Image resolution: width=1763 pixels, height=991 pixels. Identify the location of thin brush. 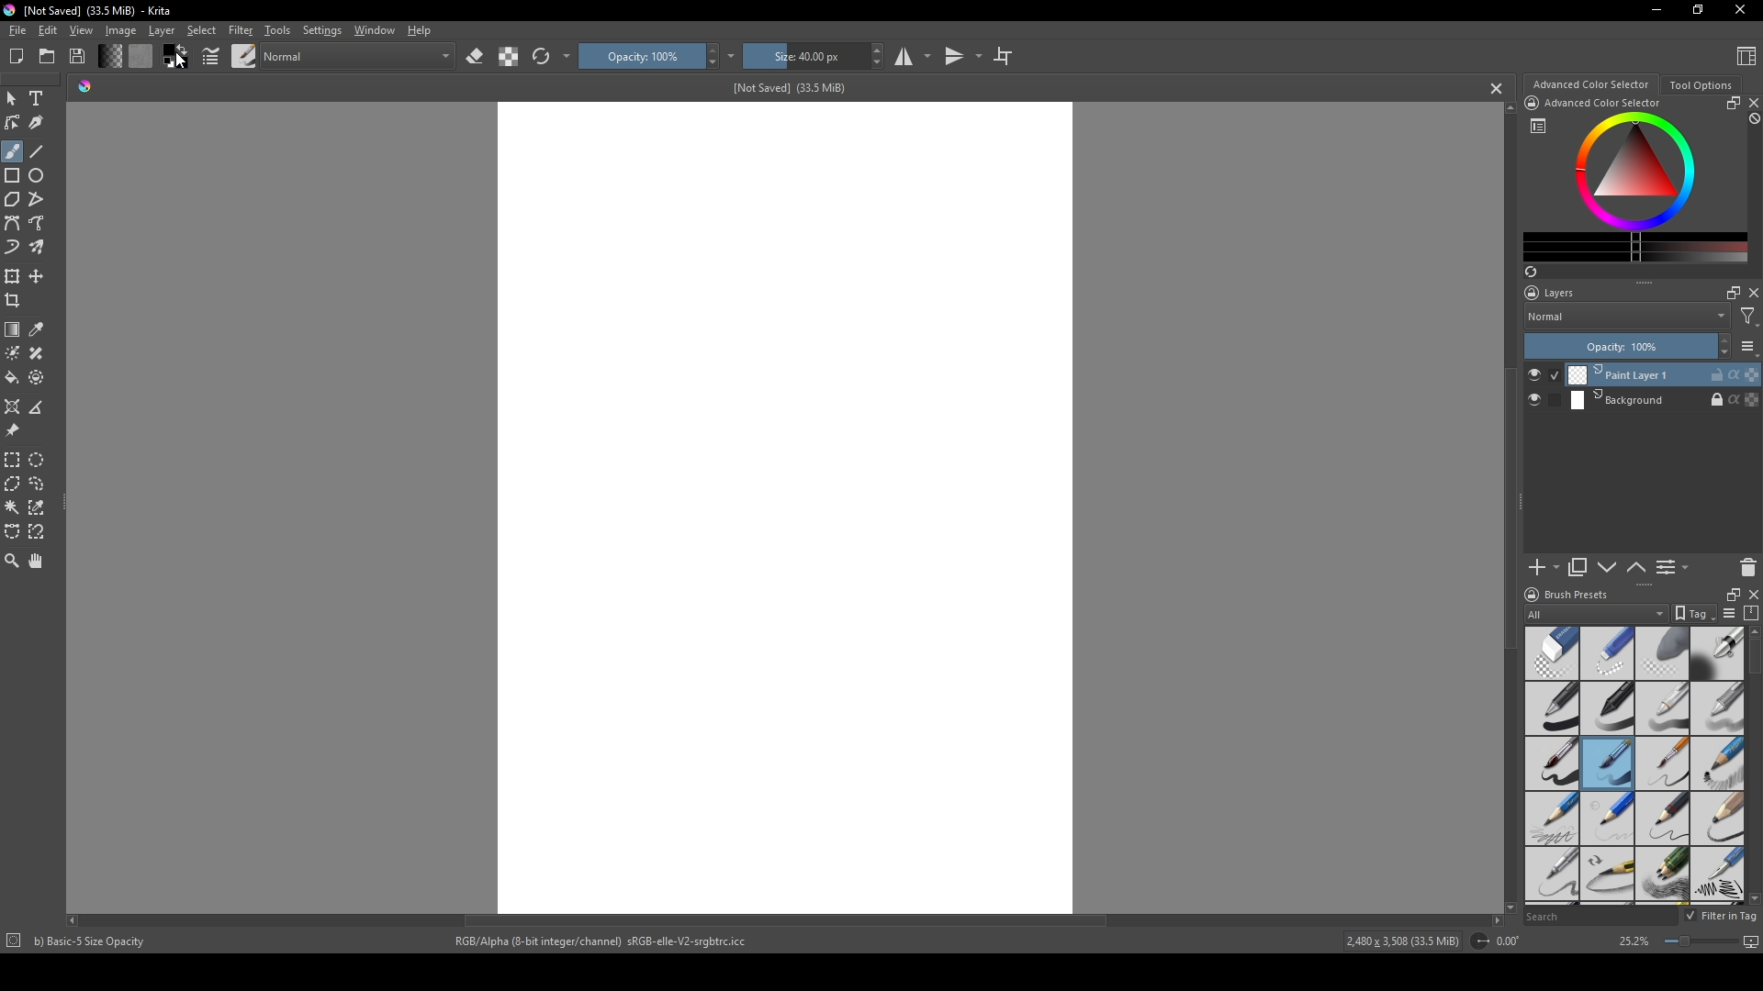
(1662, 764).